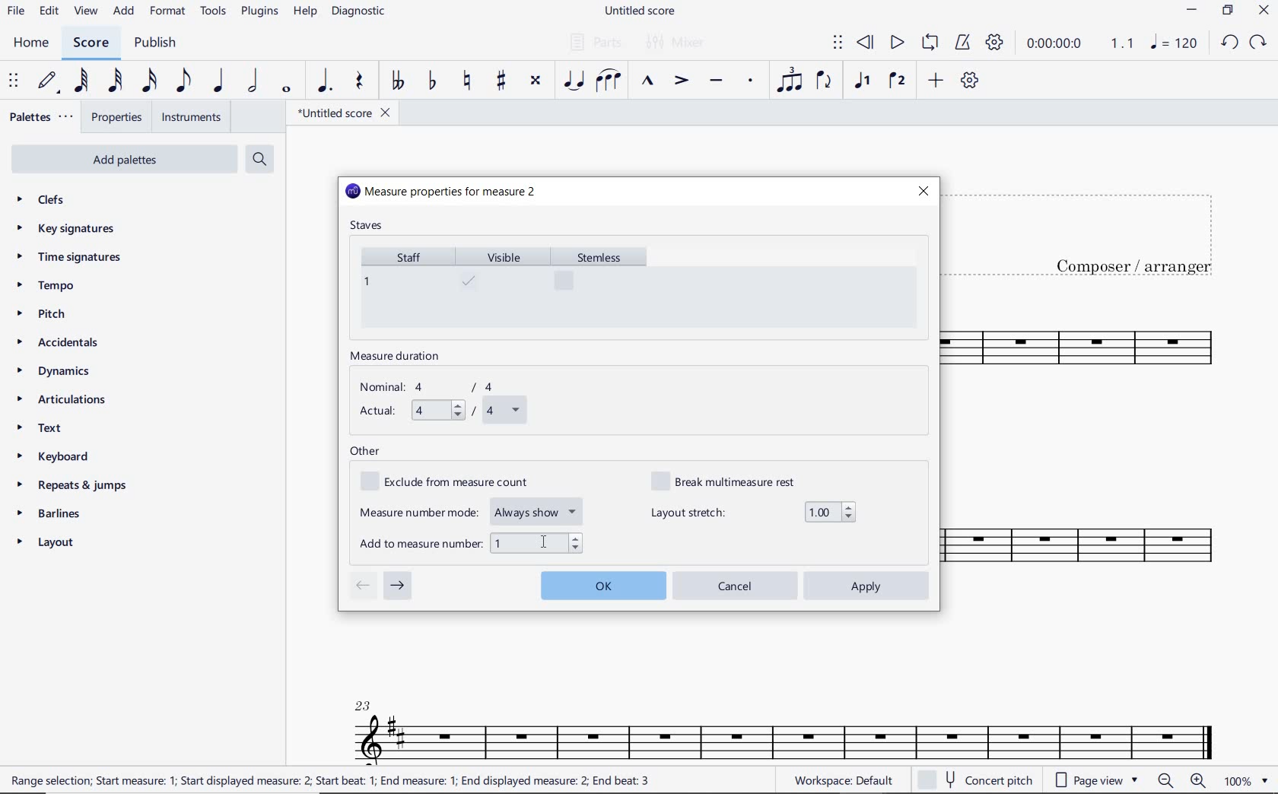 This screenshot has width=1278, height=794. I want to click on measure duration, so click(400, 357).